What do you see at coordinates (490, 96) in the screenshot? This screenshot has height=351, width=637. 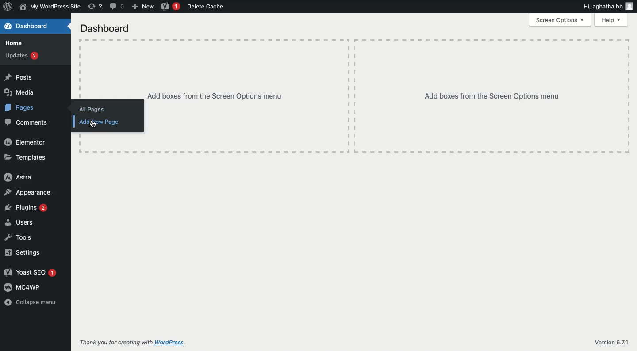 I see `Add boxes from the Screen Options menu` at bounding box center [490, 96].